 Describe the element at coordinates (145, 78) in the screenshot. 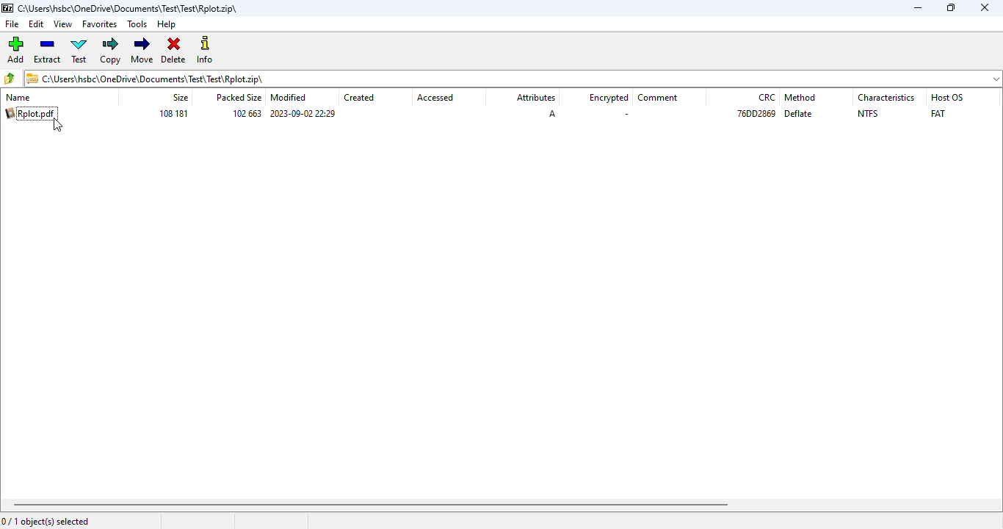

I see `C:\Users\hsbc\OneDrive\Documents\ Test\ Test\Rplot.zip\` at that location.